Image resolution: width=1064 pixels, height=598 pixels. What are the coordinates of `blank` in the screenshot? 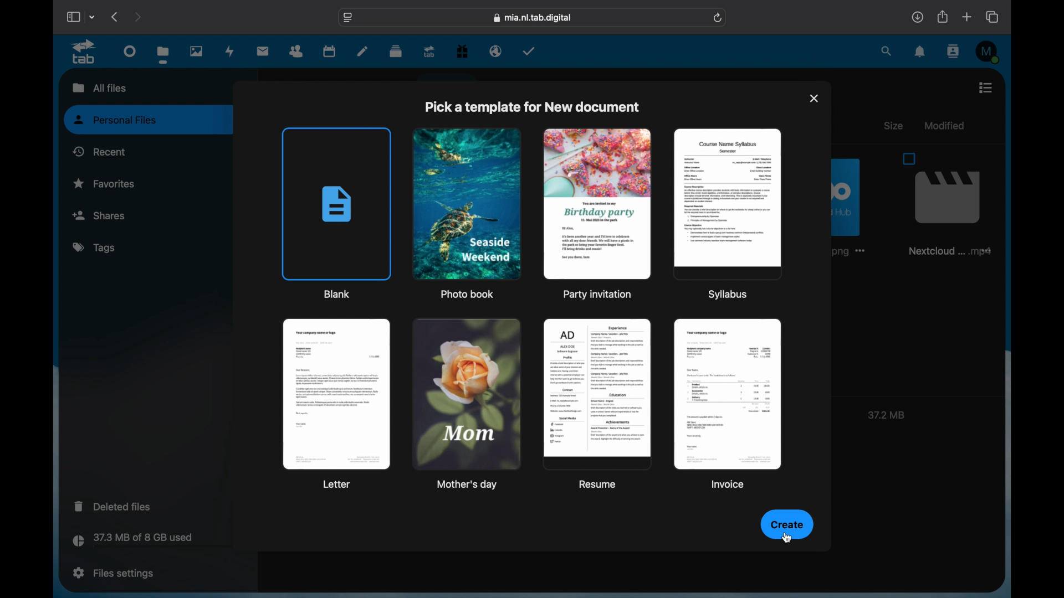 It's located at (337, 213).